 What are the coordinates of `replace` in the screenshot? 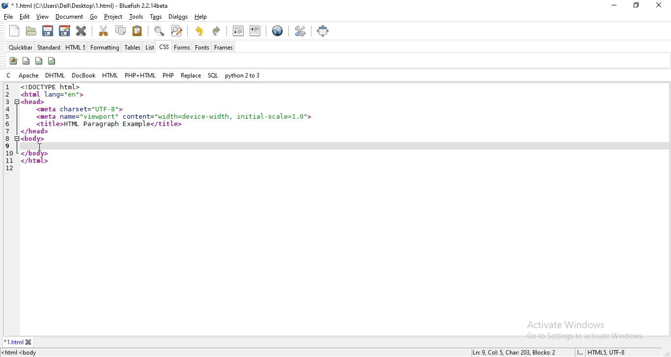 It's located at (191, 75).